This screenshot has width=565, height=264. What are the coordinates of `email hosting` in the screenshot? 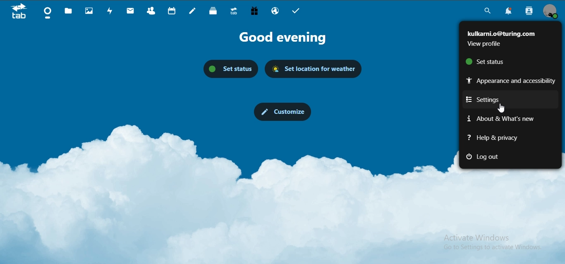 It's located at (276, 12).